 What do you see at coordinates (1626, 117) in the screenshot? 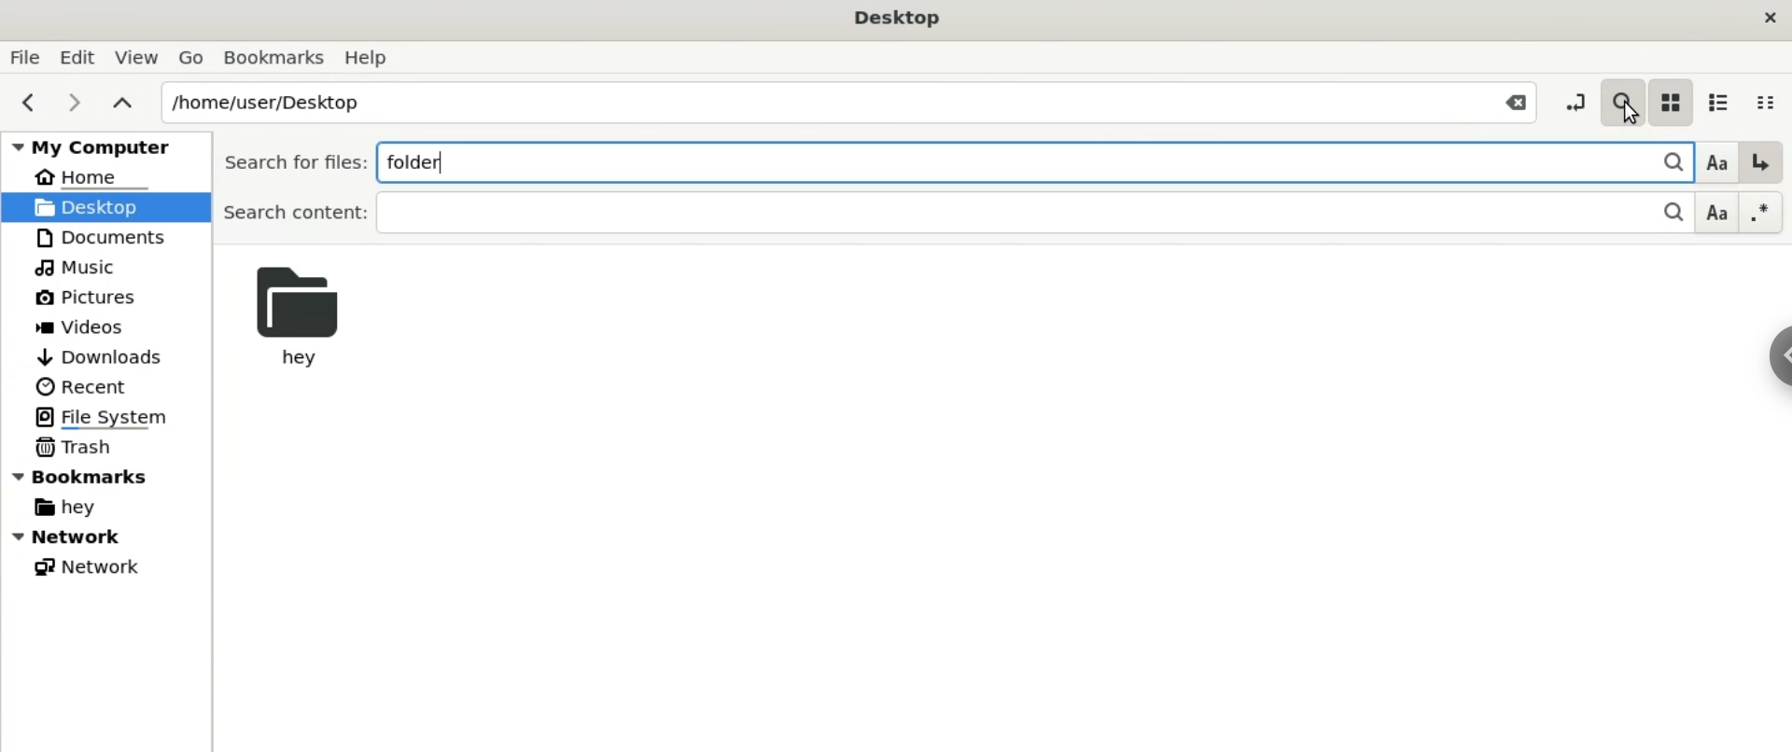
I see `Cursor` at bounding box center [1626, 117].